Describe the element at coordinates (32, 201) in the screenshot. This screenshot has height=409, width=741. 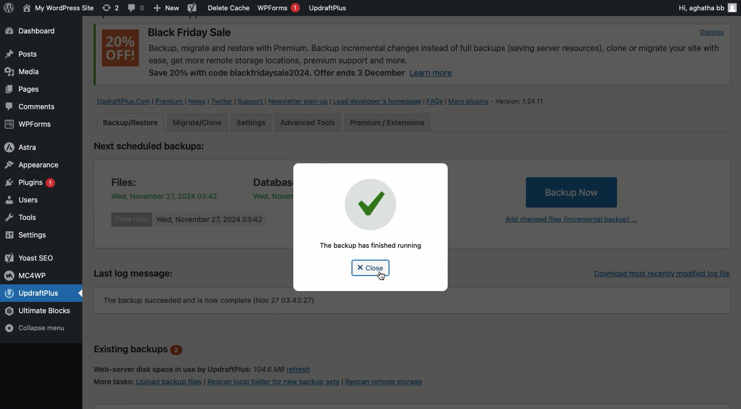
I see `Users` at that location.